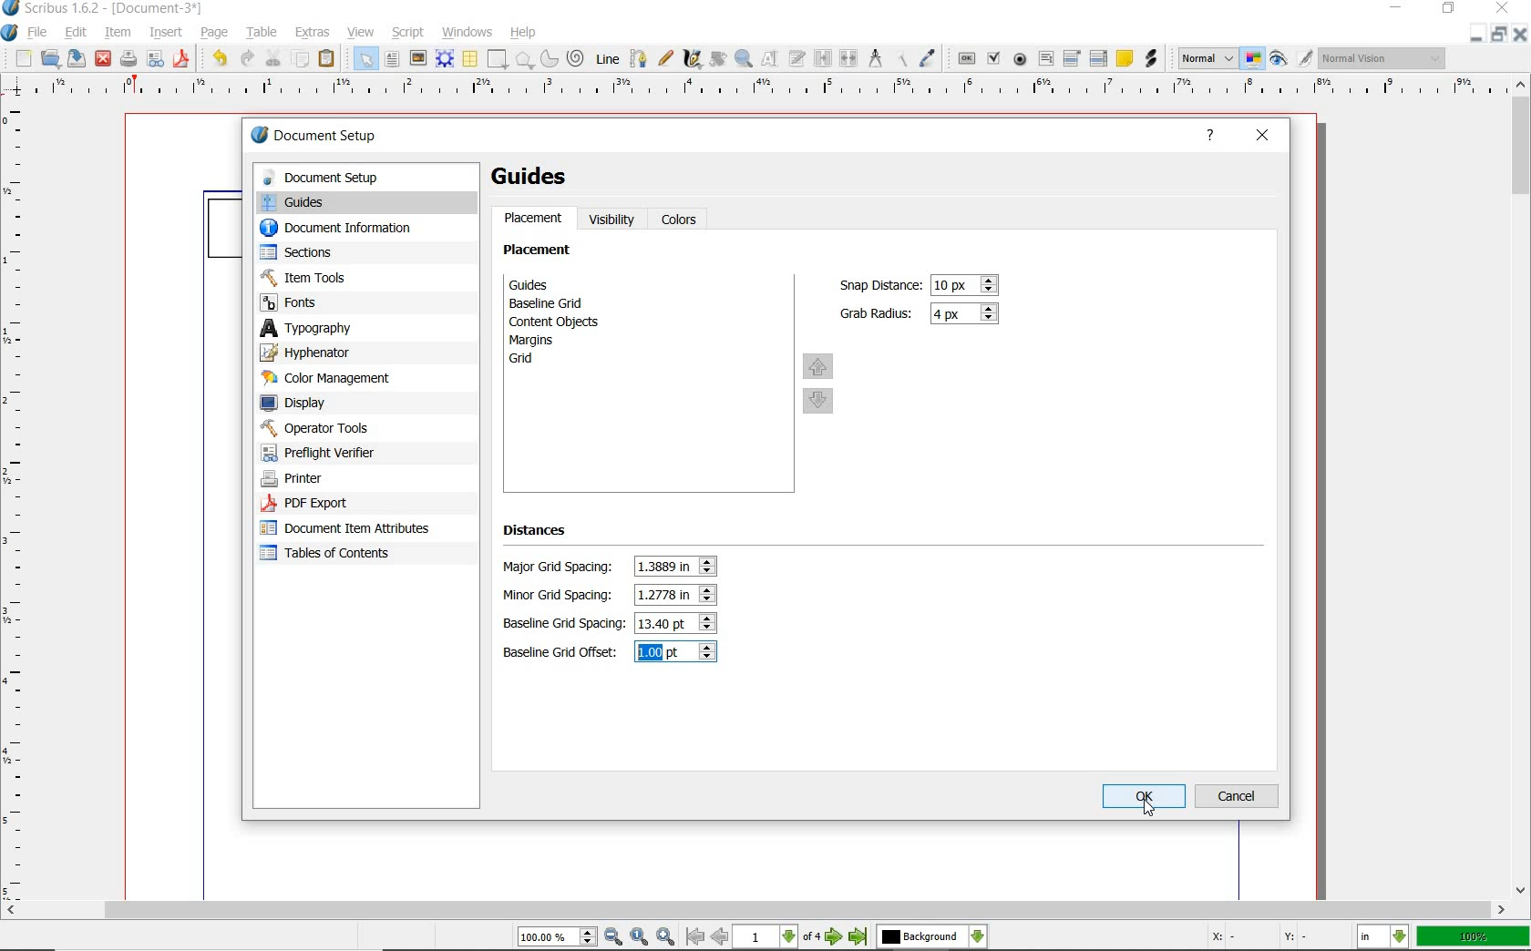 The height and width of the screenshot is (951, 1531). Describe the element at coordinates (260, 34) in the screenshot. I see `table` at that location.